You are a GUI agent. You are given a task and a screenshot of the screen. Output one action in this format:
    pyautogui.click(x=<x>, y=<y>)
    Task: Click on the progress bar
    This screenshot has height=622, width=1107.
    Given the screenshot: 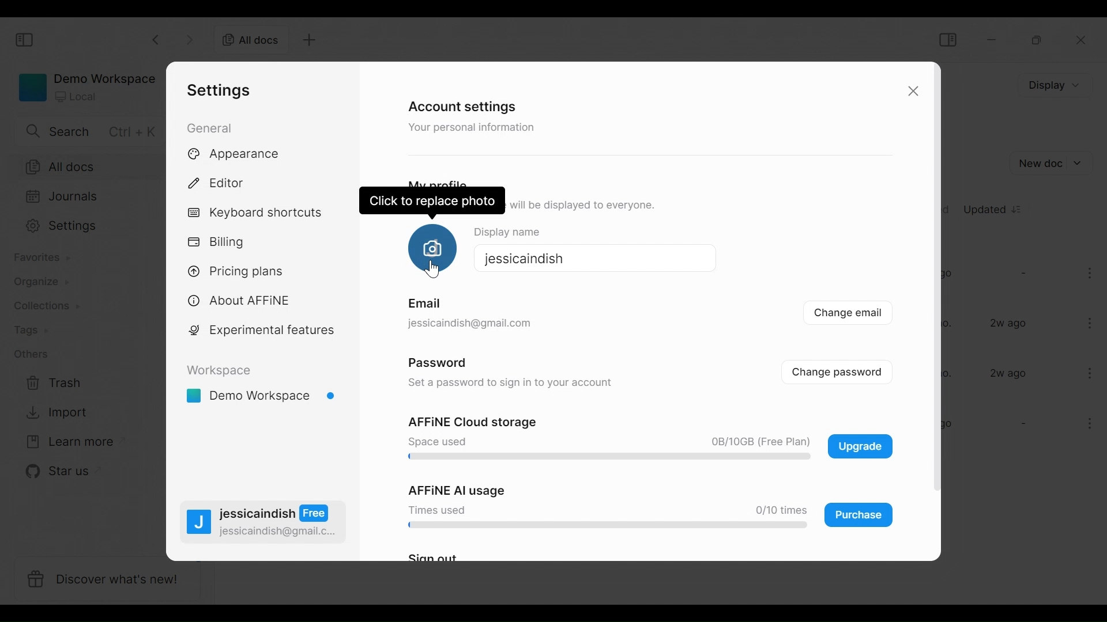 What is the action you would take?
    pyautogui.click(x=604, y=457)
    